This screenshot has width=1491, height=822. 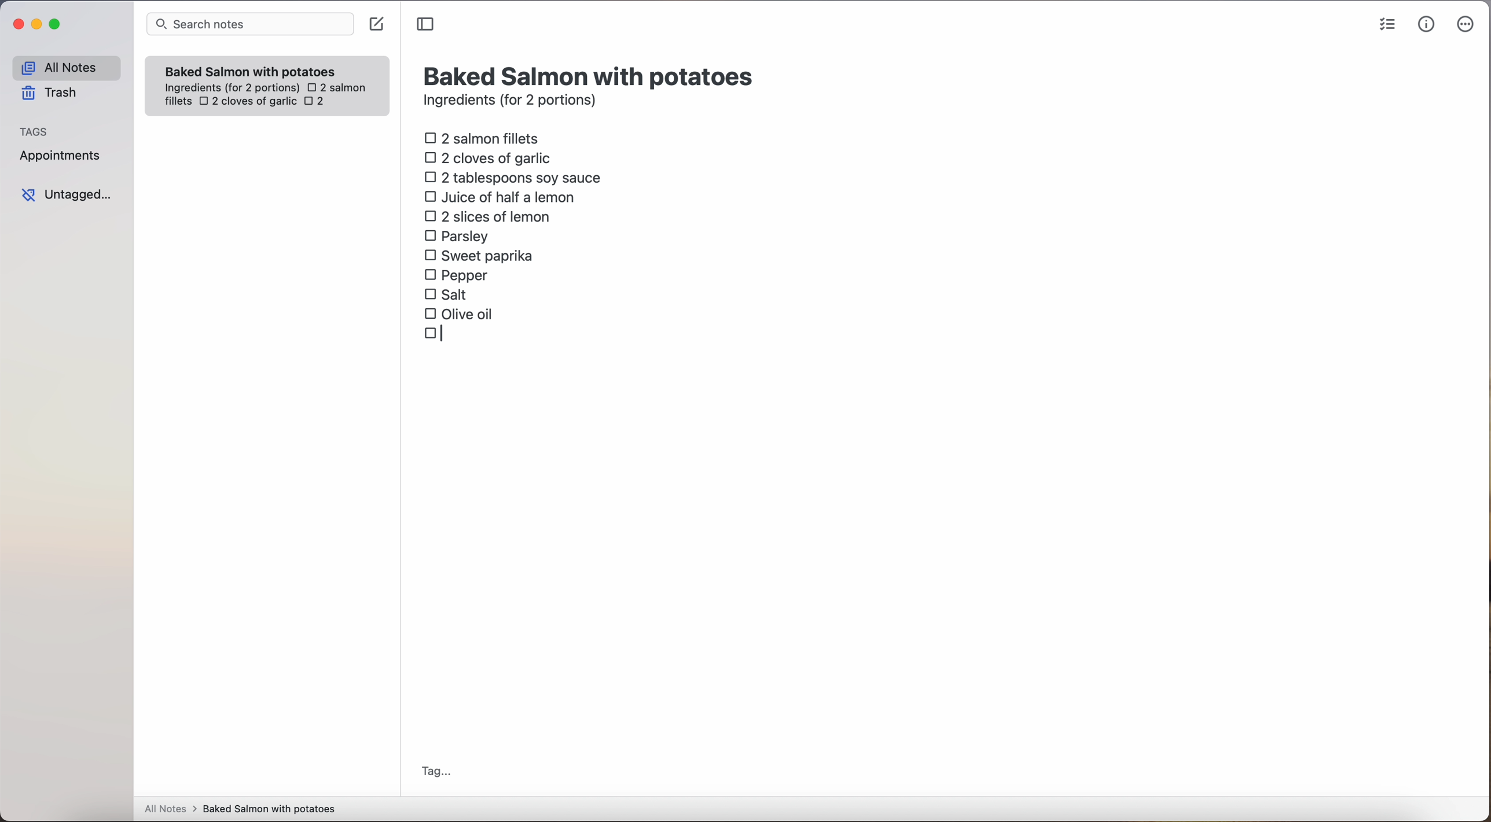 What do you see at coordinates (460, 313) in the screenshot?
I see `olive oil` at bounding box center [460, 313].